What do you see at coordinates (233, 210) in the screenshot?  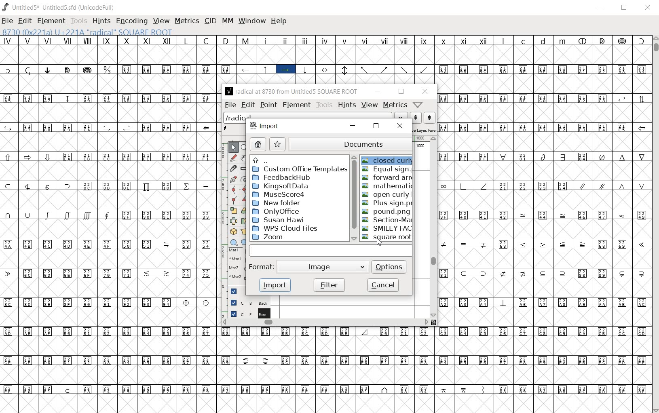 I see `scale the selection` at bounding box center [233, 210].